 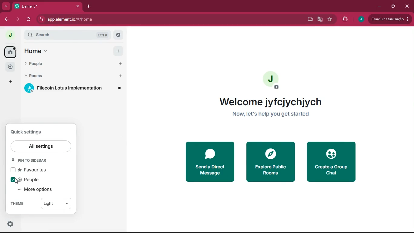 I want to click on quick settings, so click(x=33, y=132).